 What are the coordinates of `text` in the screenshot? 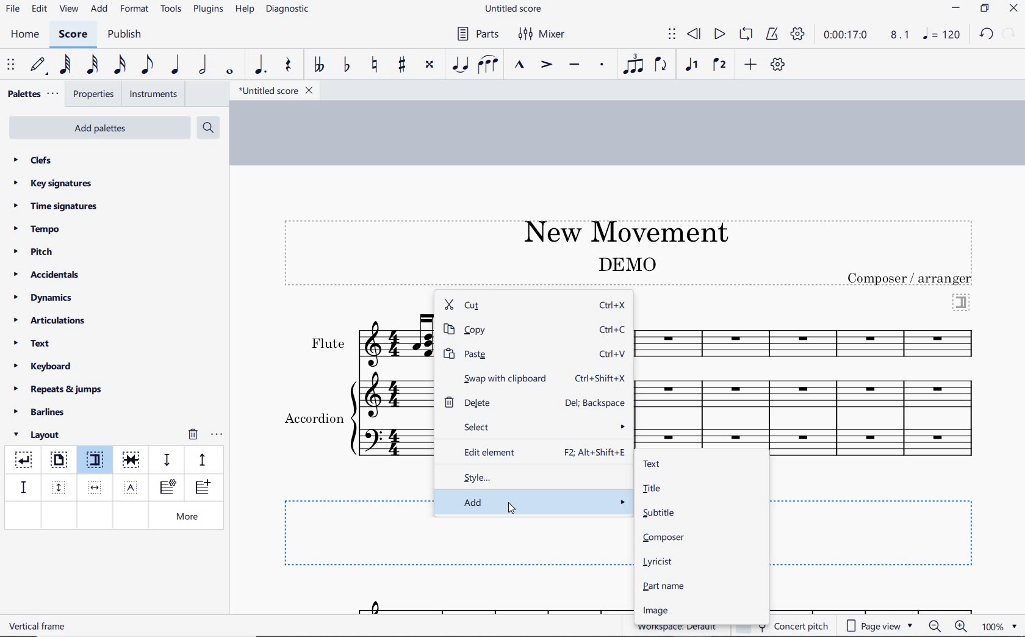 It's located at (33, 345).